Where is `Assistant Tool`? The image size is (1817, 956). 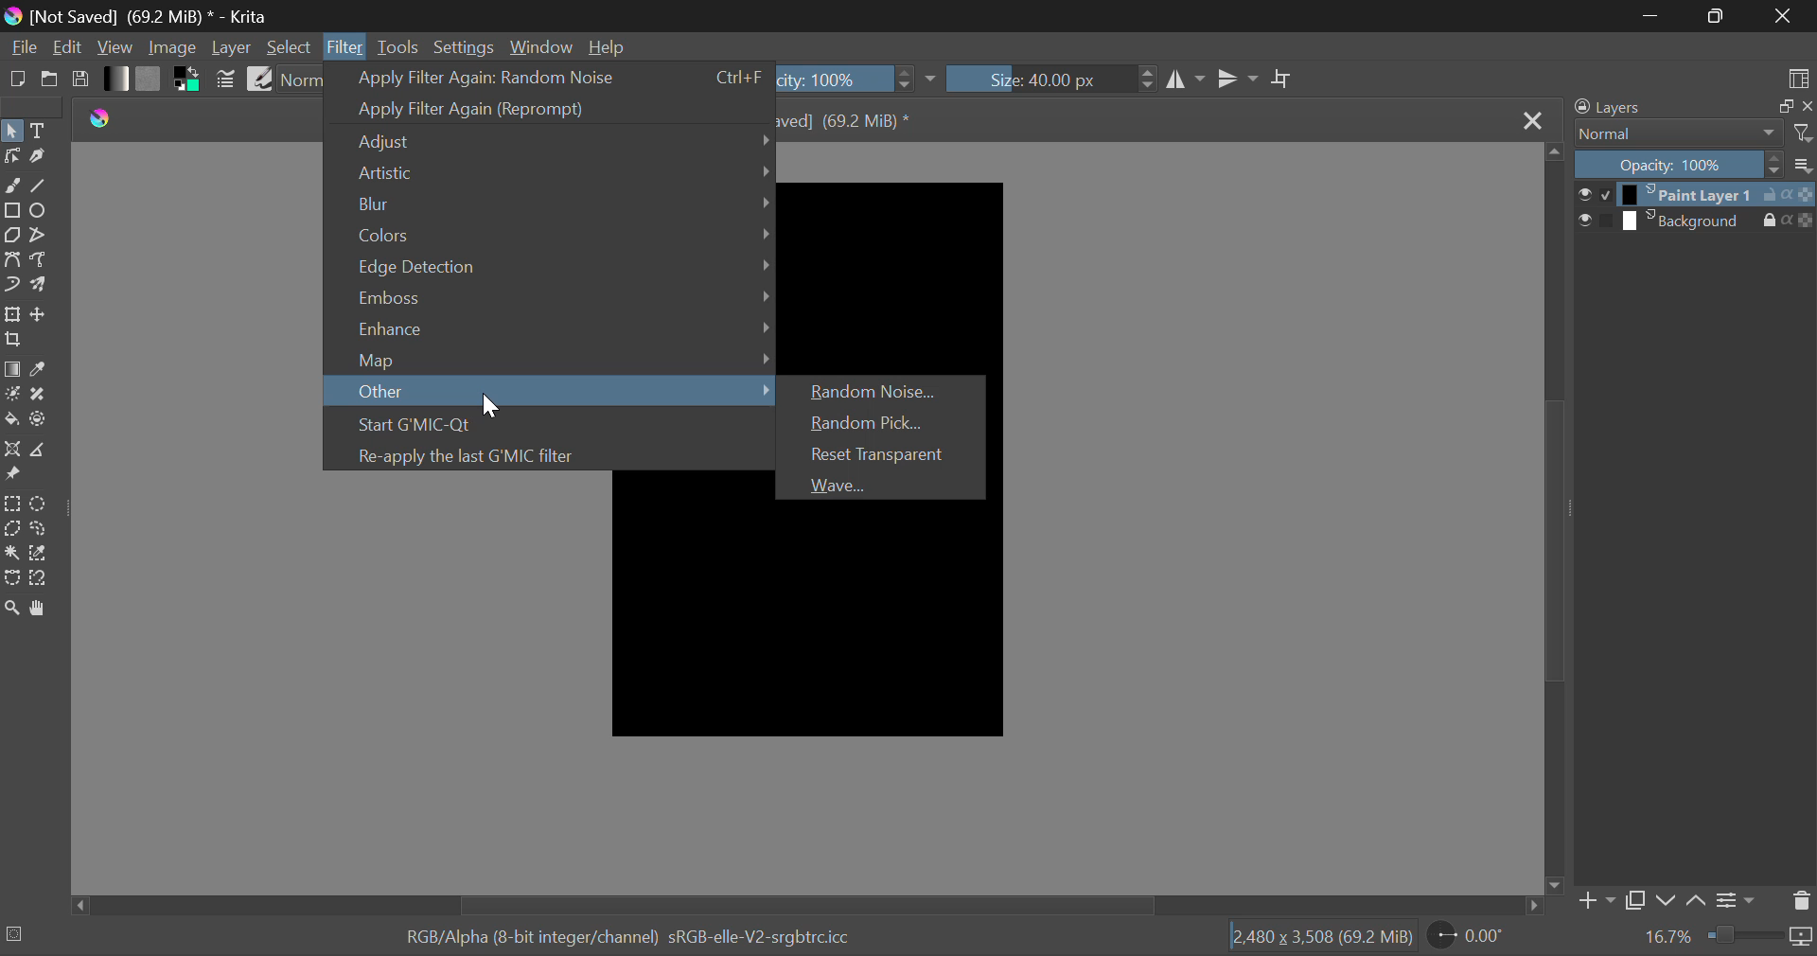
Assistant Tool is located at coordinates (11, 449).